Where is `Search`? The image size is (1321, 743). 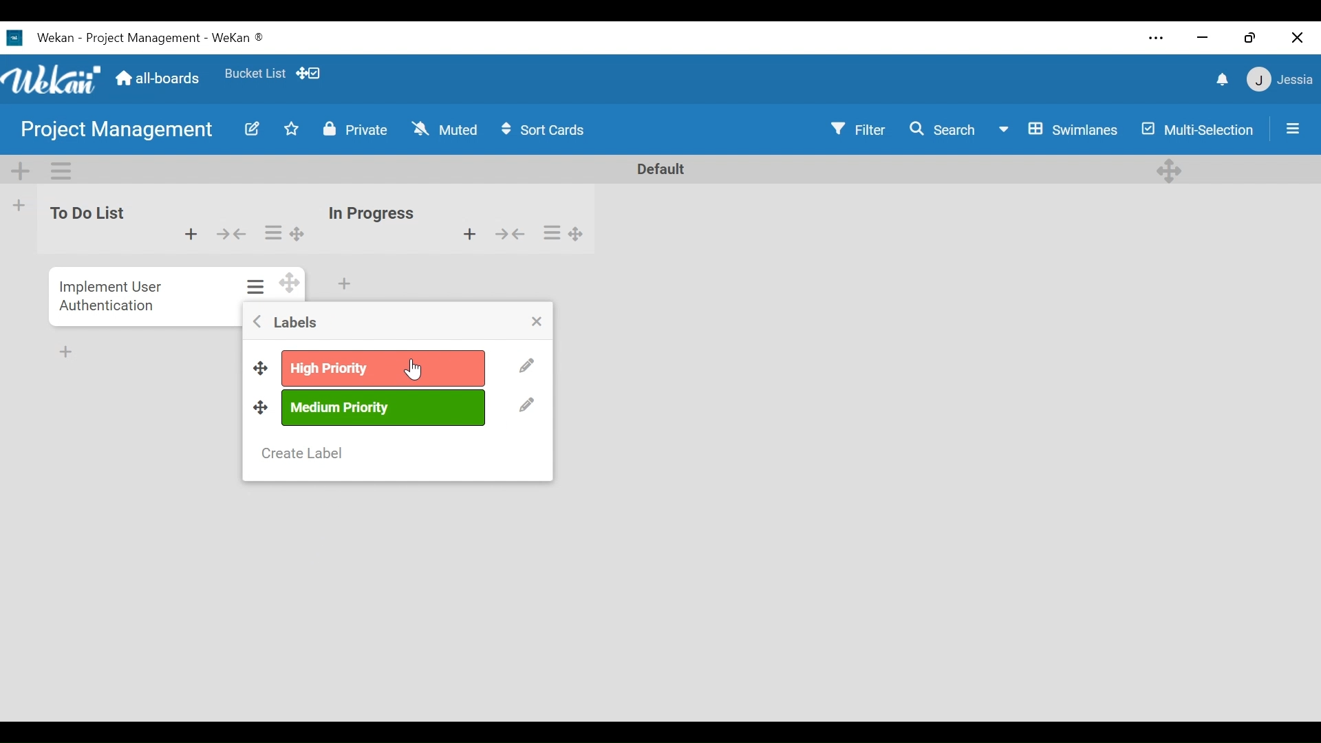 Search is located at coordinates (946, 129).